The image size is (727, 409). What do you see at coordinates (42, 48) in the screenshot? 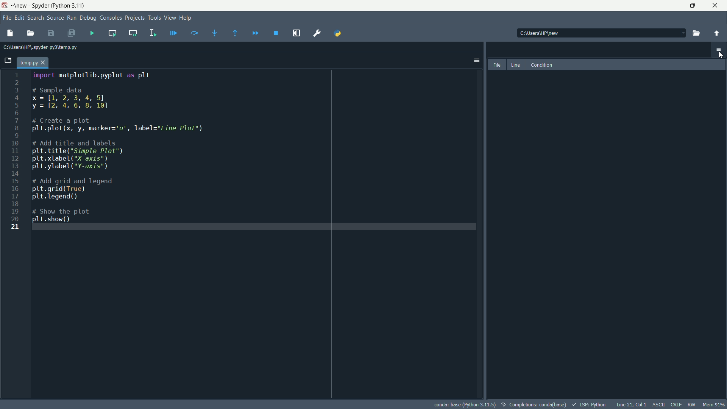
I see `C:\Users\HP\.spyder-py3\temp.py` at bounding box center [42, 48].